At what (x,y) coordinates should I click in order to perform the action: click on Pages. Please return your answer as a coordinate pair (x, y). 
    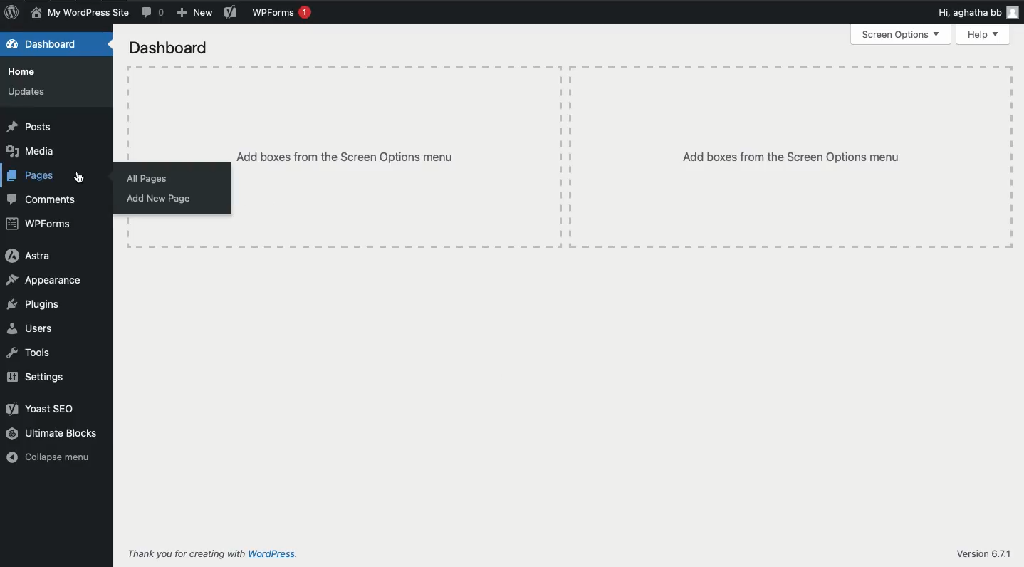
    Looking at the image, I should click on (31, 176).